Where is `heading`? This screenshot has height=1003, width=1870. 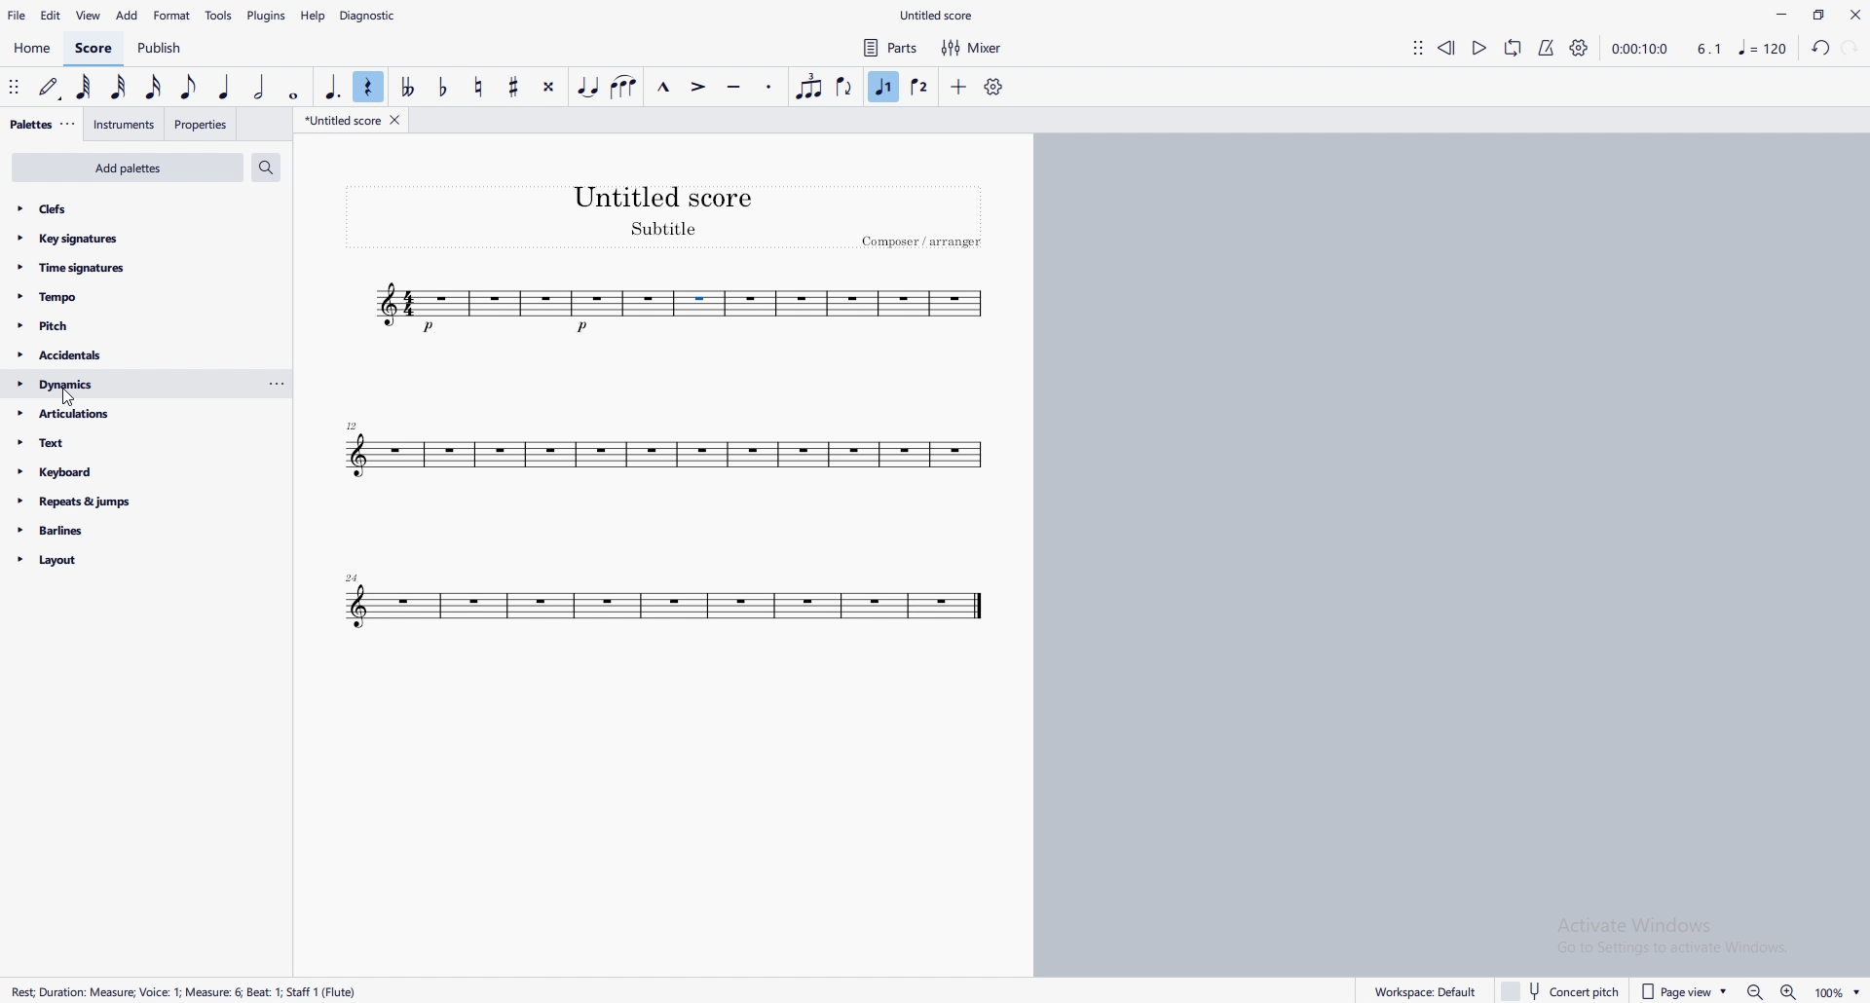
heading is located at coordinates (665, 216).